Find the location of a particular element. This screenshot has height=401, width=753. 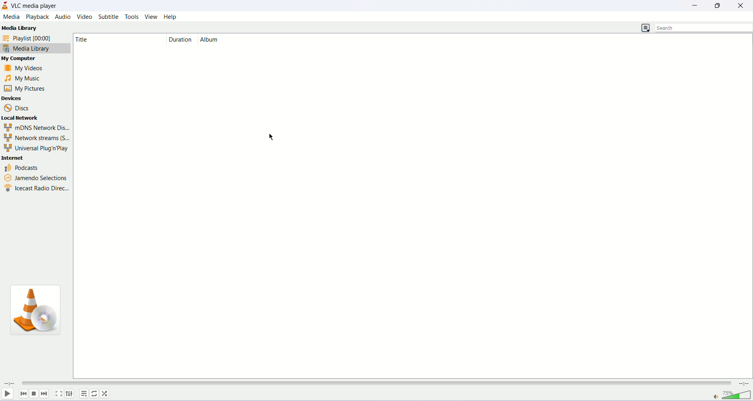

fullscreen is located at coordinates (59, 394).